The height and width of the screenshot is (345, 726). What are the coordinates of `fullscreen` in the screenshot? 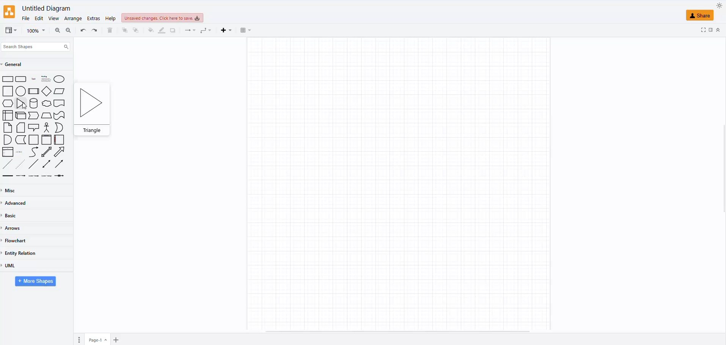 It's located at (703, 30).